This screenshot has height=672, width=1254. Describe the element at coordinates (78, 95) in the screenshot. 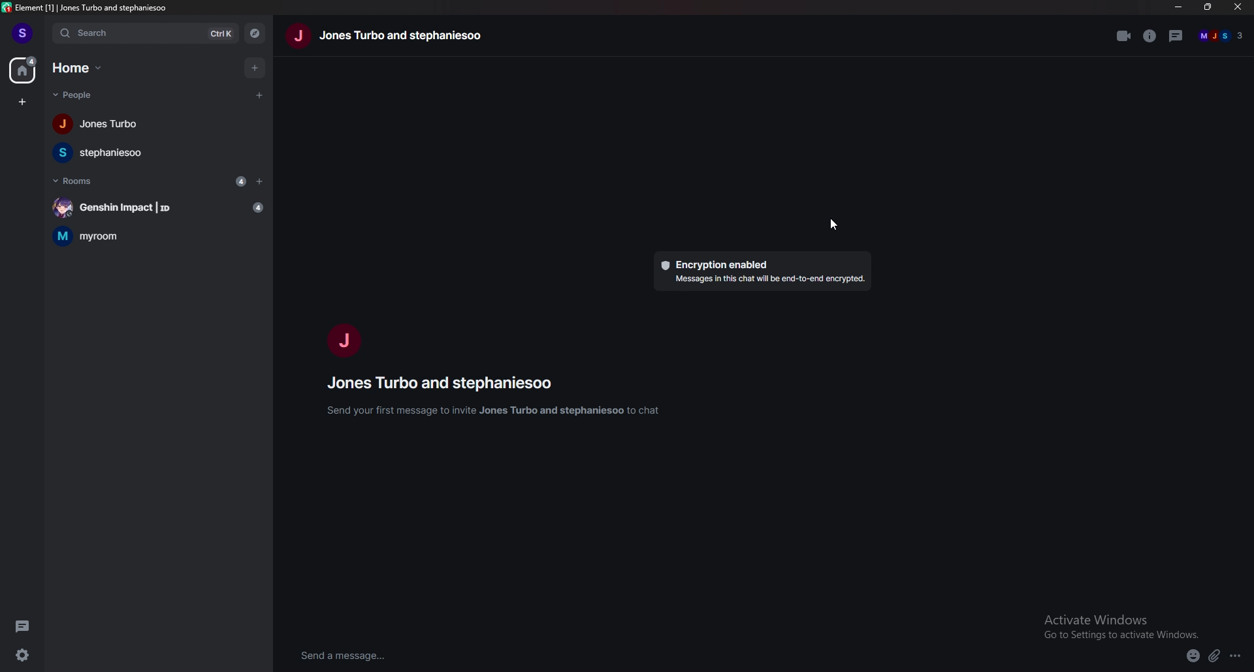

I see `people` at that location.